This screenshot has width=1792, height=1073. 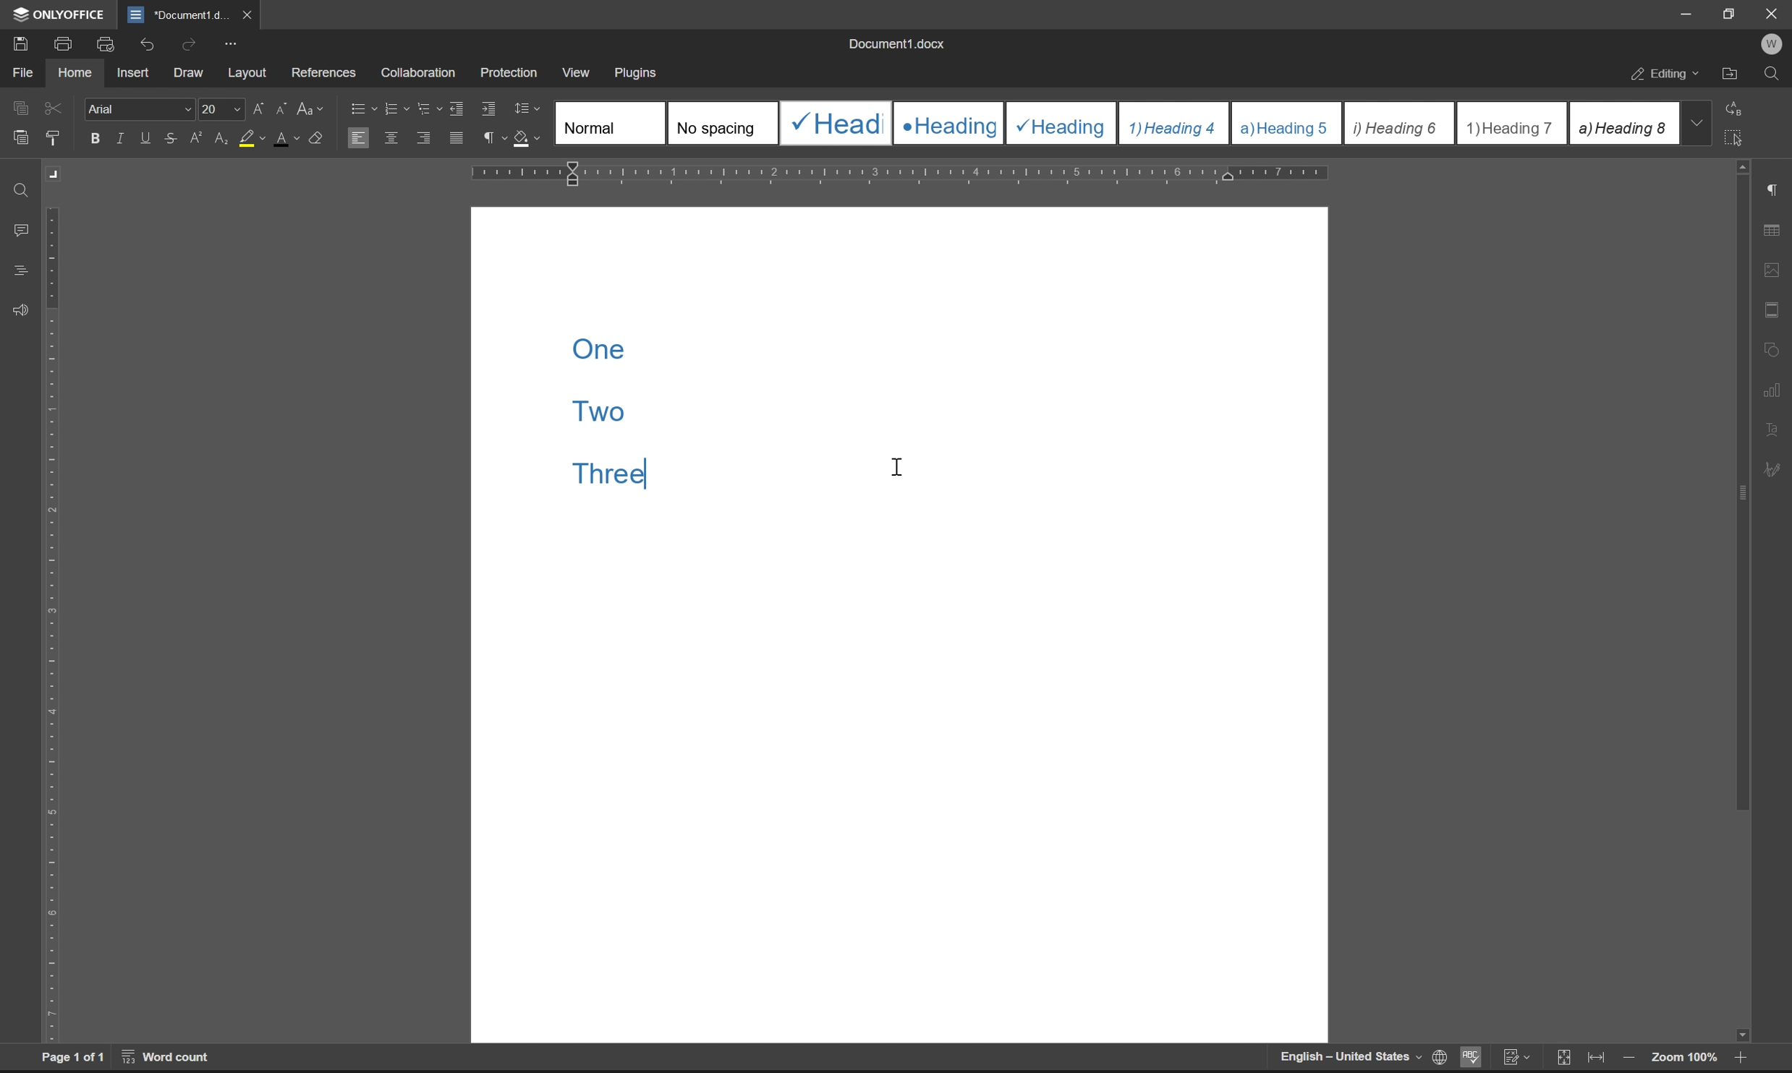 I want to click on replace, so click(x=1738, y=107).